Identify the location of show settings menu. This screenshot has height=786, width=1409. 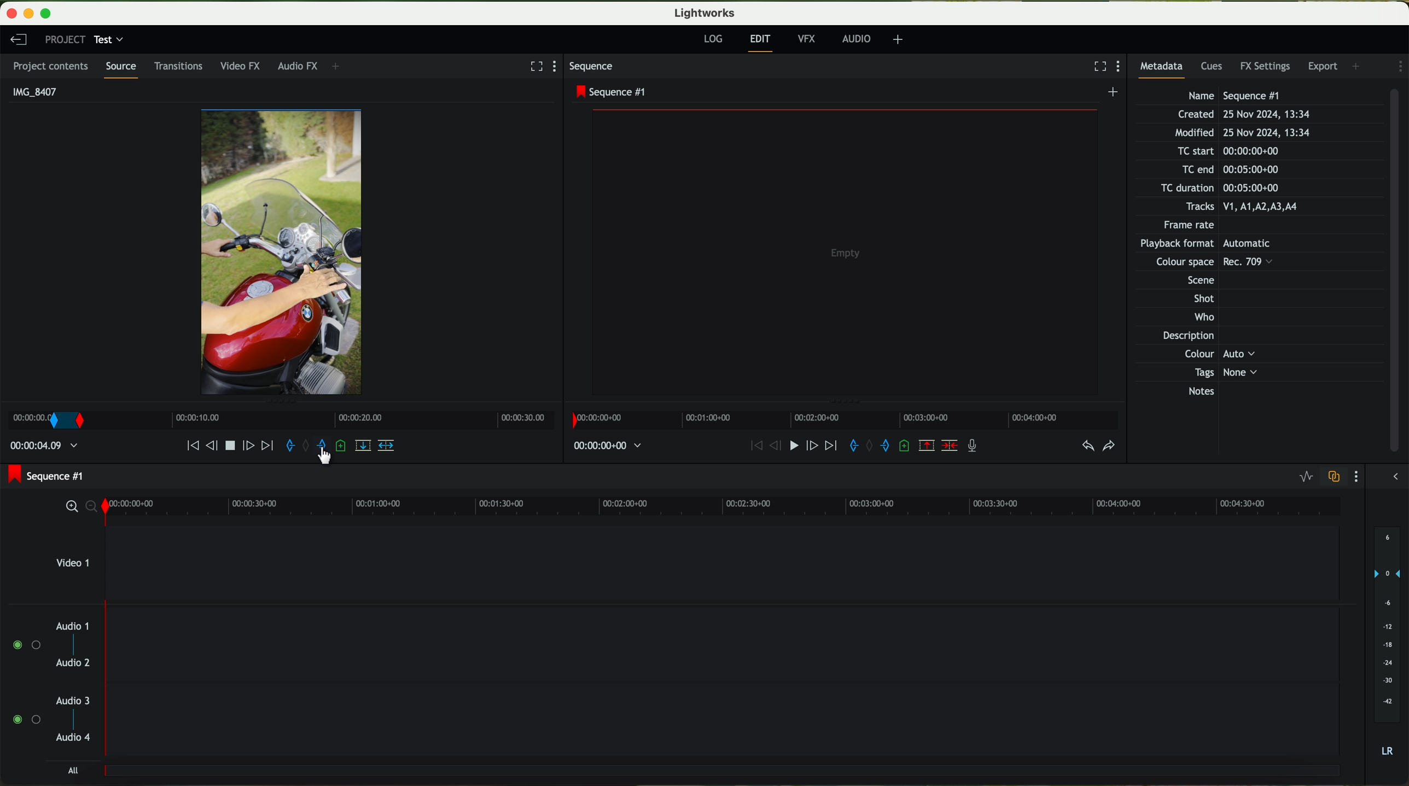
(1399, 66).